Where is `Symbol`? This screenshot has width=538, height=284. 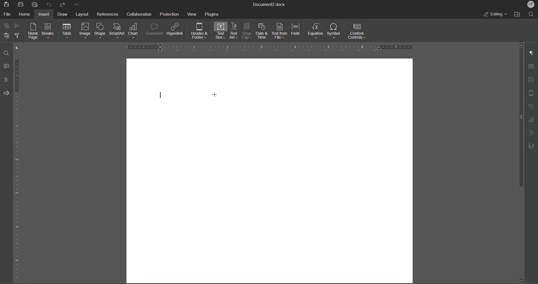 Symbol is located at coordinates (335, 31).